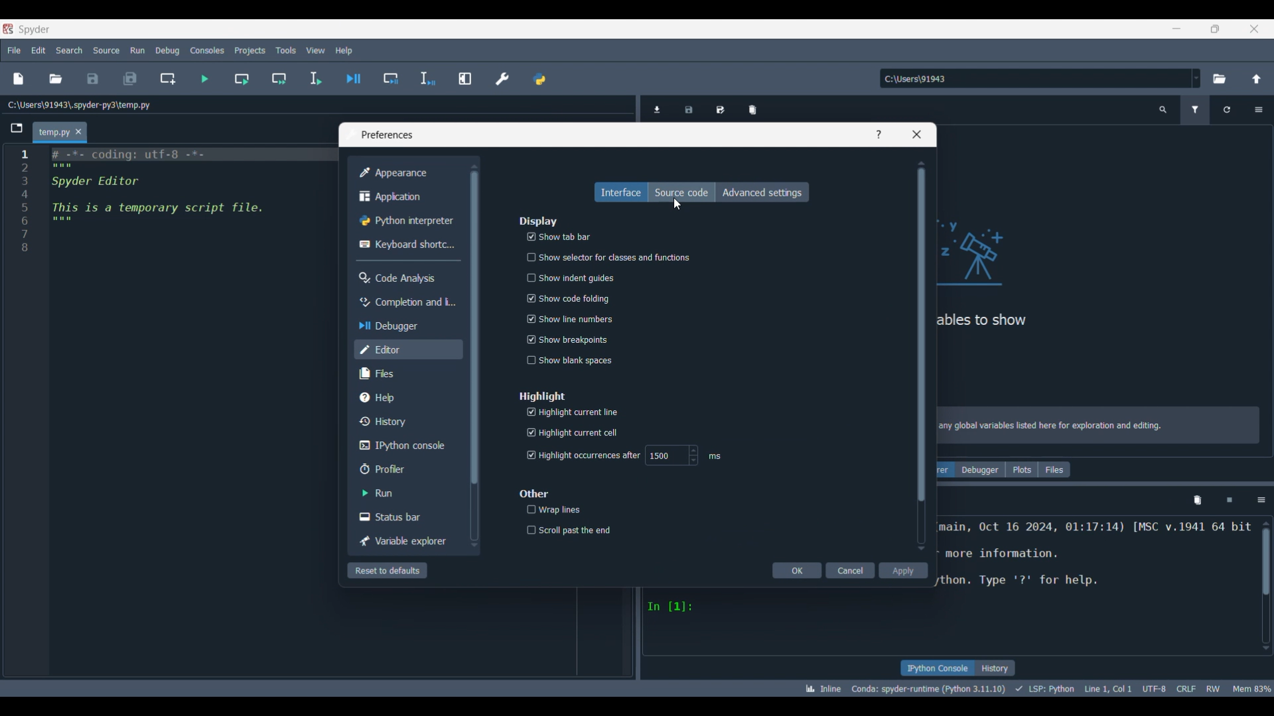 The height and width of the screenshot is (716, 1274). Describe the element at coordinates (344, 50) in the screenshot. I see `Help menu` at that location.